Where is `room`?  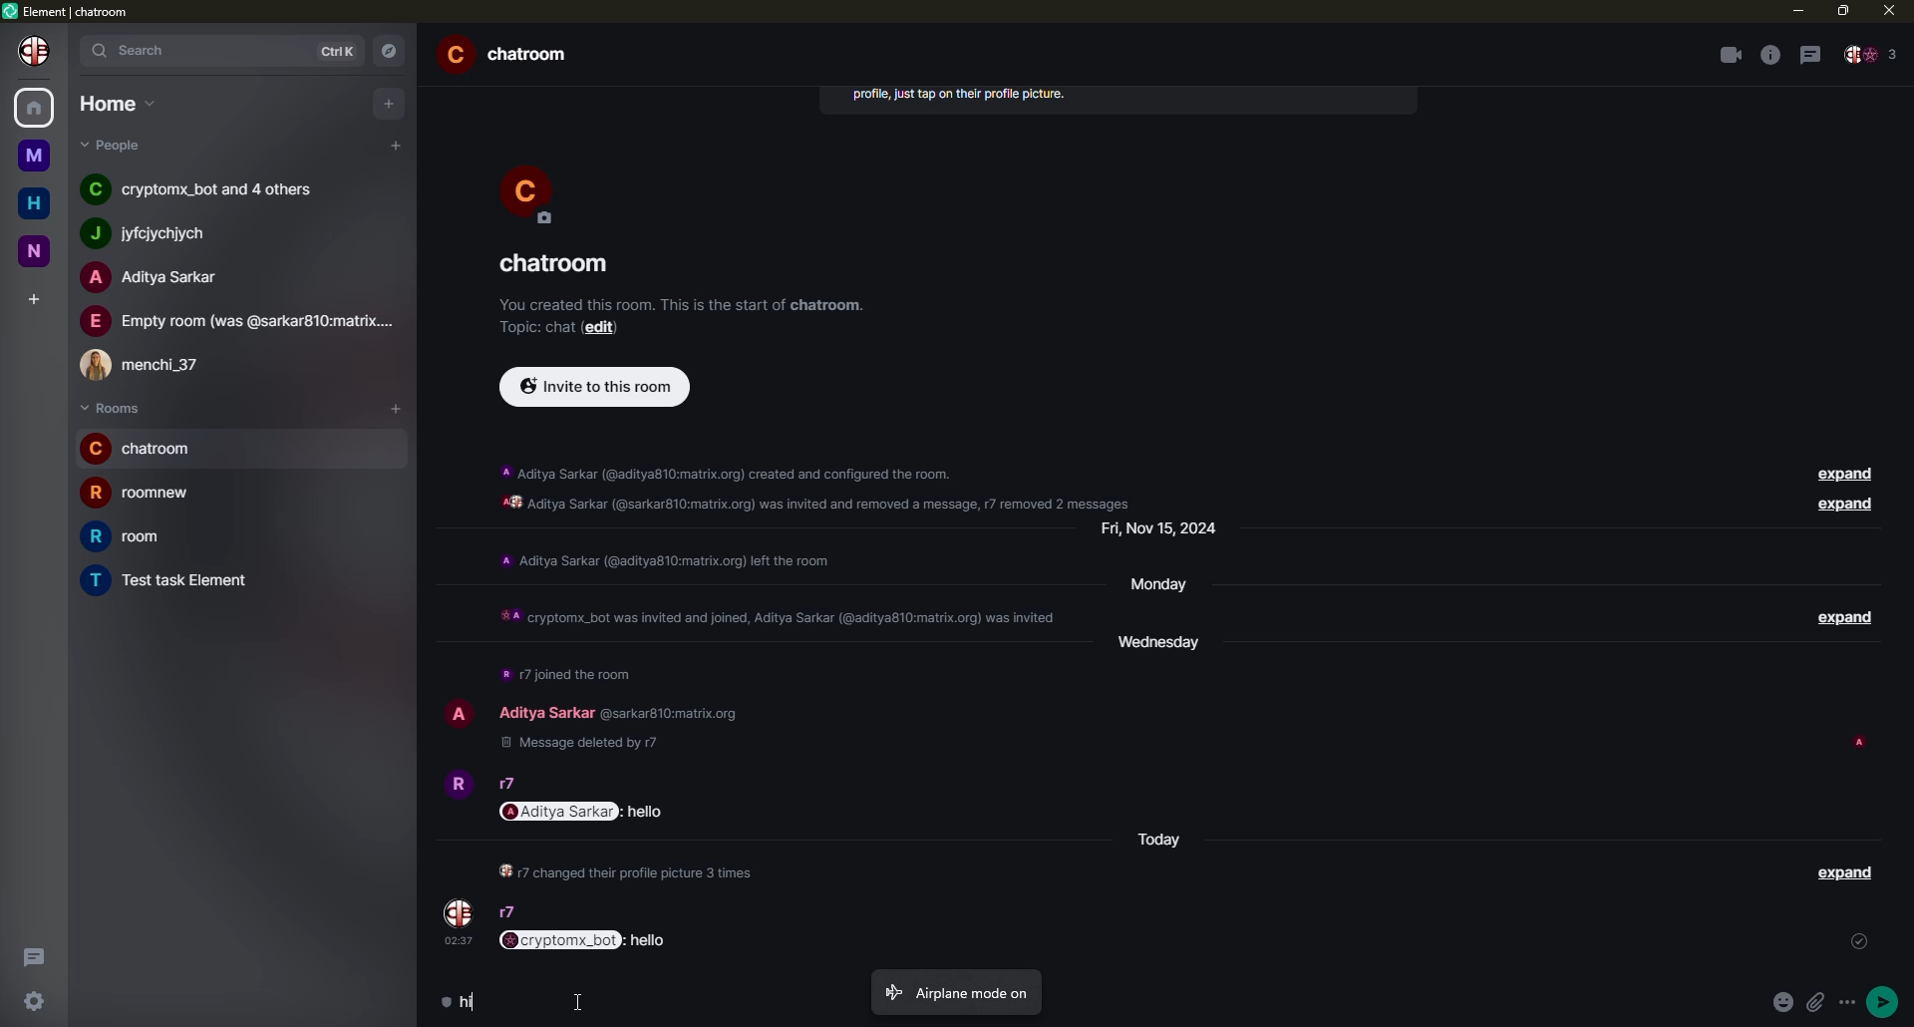
room is located at coordinates (559, 264).